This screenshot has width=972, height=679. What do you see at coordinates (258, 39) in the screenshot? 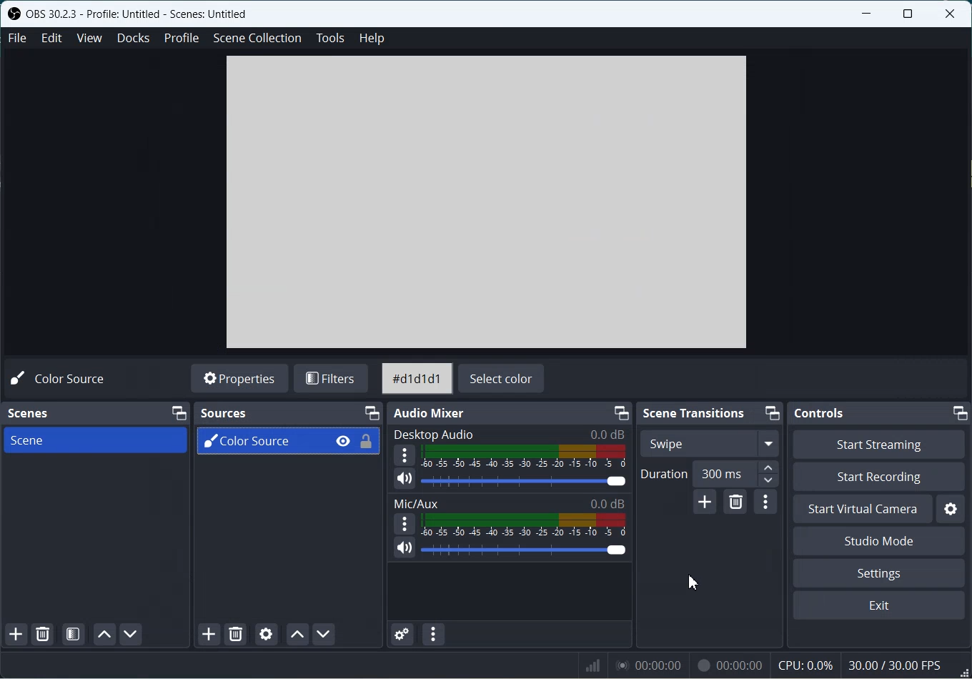
I see `Scene Collection` at bounding box center [258, 39].